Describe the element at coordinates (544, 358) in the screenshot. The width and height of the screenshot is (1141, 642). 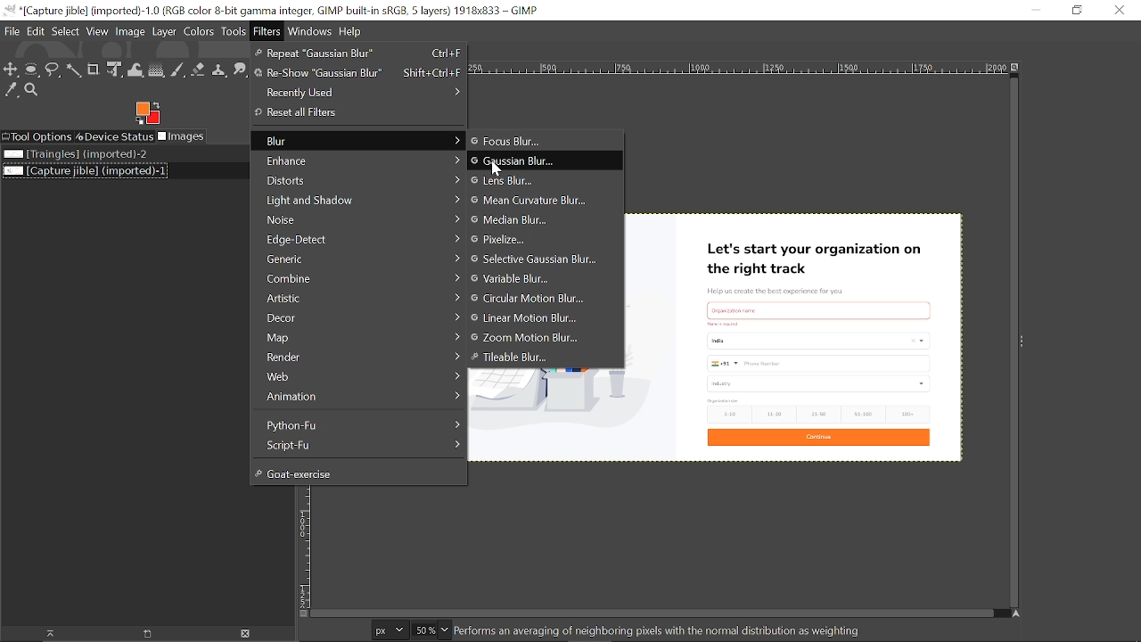
I see `Tileable blur` at that location.